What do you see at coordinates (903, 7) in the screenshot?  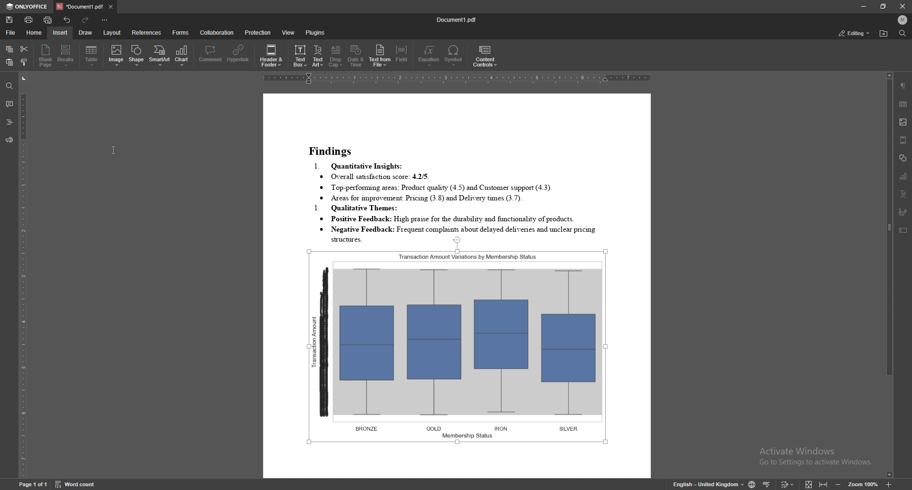 I see `close` at bounding box center [903, 7].